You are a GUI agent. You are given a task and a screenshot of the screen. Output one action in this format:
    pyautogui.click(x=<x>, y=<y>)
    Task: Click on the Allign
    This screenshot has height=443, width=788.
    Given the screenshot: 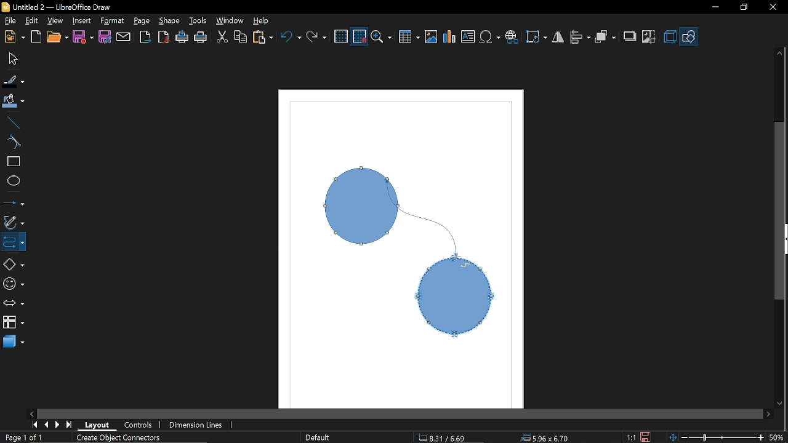 What is the action you would take?
    pyautogui.click(x=580, y=38)
    